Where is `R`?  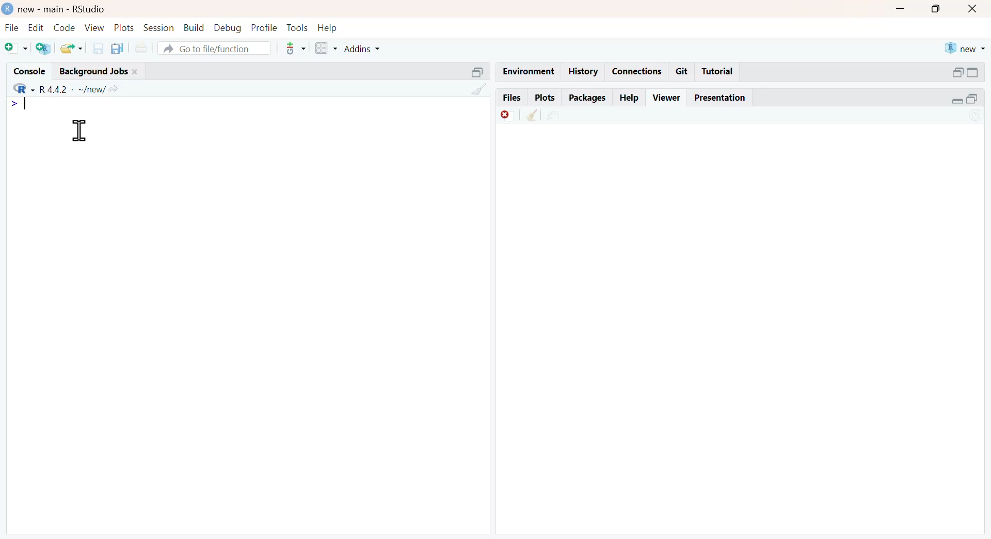 R is located at coordinates (25, 88).